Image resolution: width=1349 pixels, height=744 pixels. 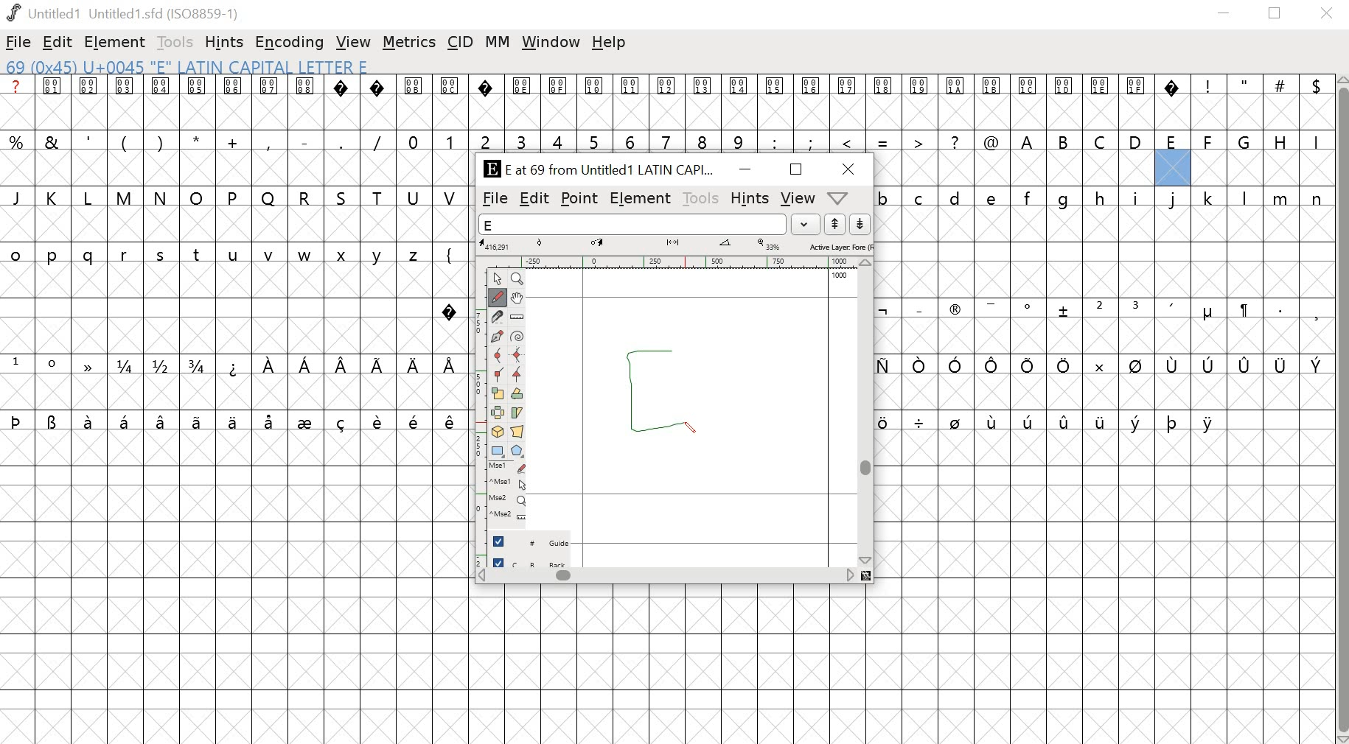 I want to click on special characters, so click(x=235, y=421).